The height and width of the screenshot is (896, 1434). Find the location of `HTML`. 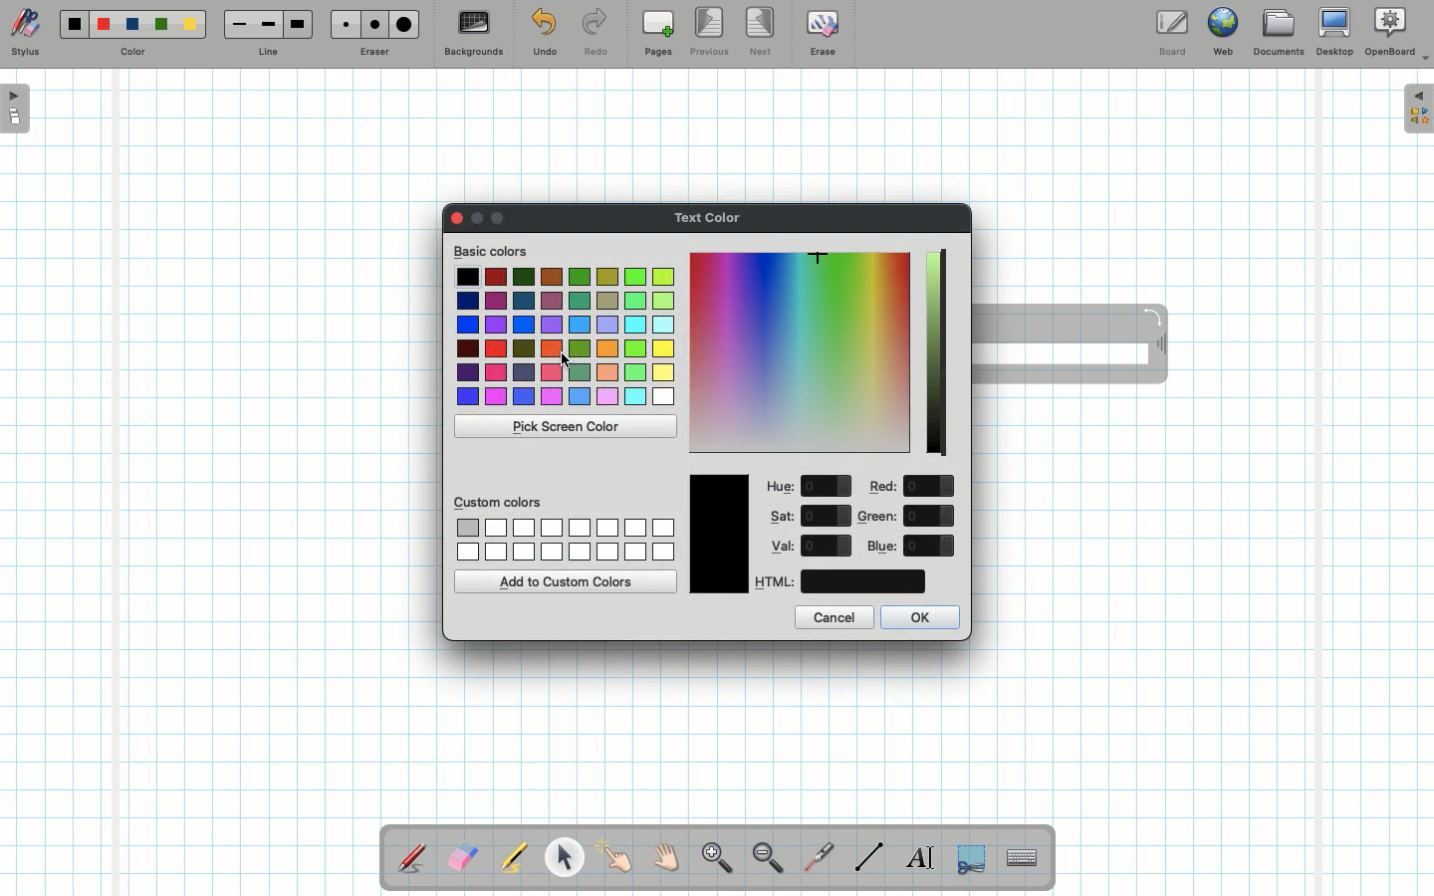

HTML is located at coordinates (776, 581).